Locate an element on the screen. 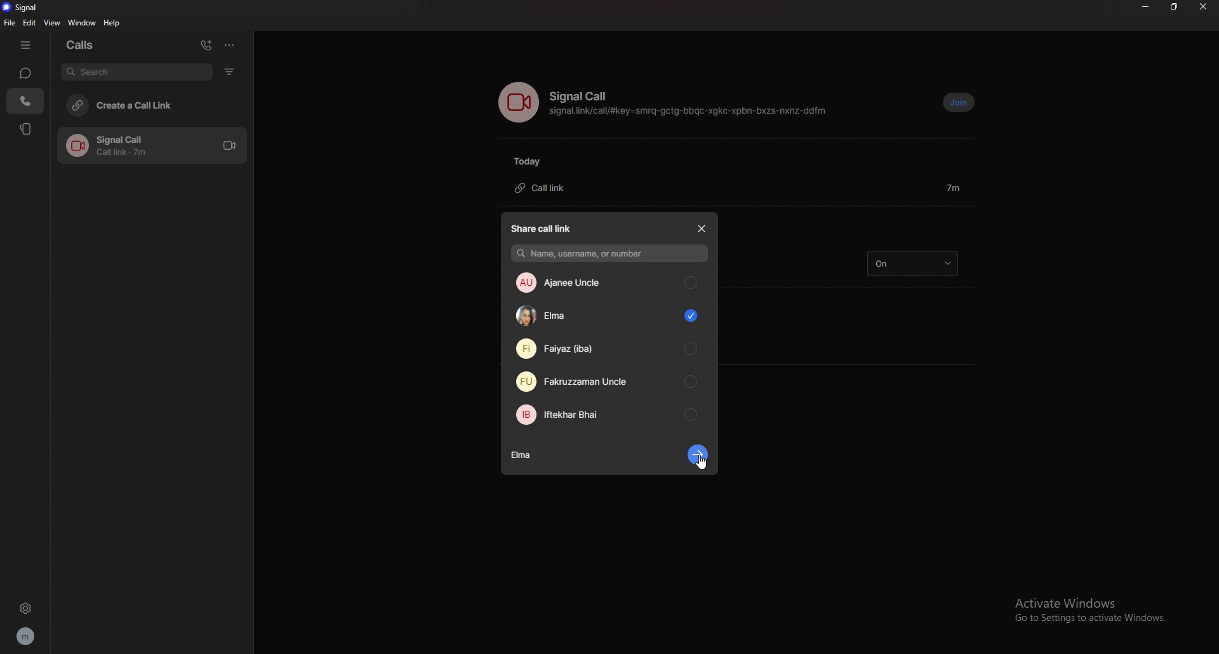 This screenshot has height=654, width=1219. create a call link is located at coordinates (150, 105).